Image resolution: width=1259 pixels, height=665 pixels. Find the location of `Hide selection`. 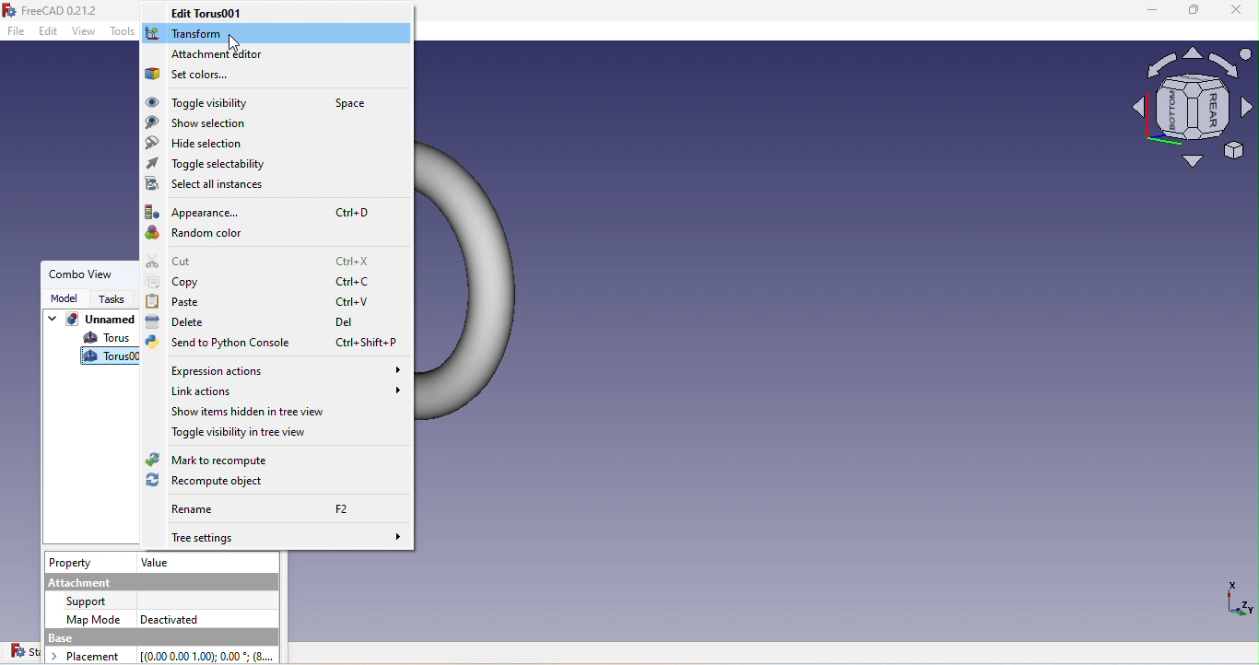

Hide selection is located at coordinates (199, 144).